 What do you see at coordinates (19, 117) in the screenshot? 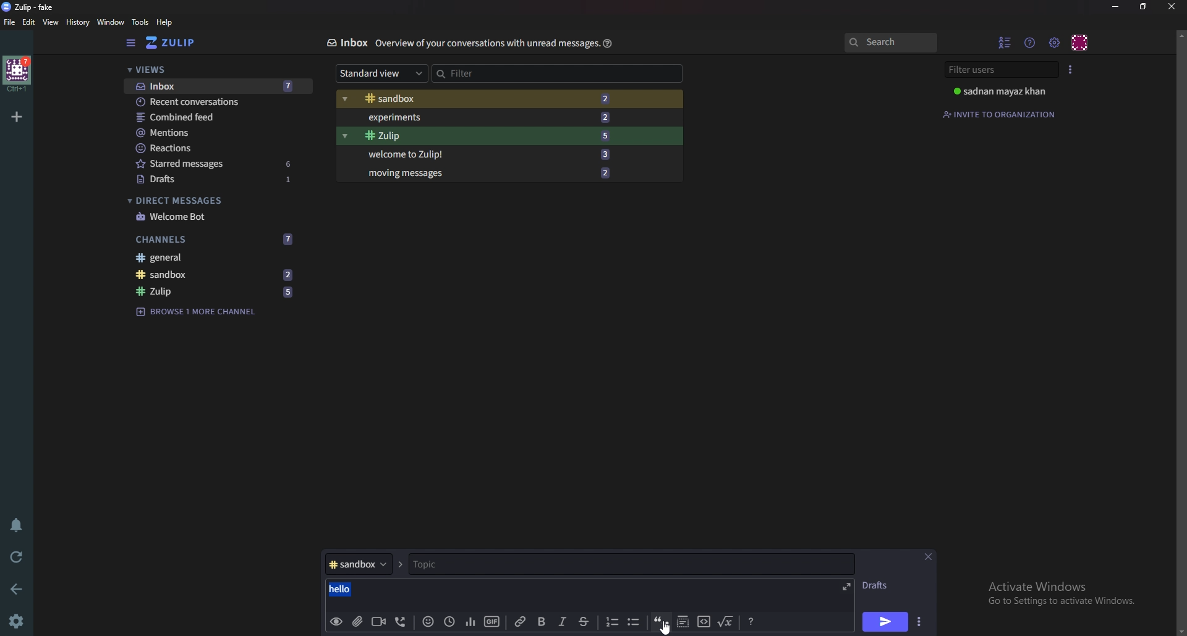
I see `Add organization` at bounding box center [19, 117].